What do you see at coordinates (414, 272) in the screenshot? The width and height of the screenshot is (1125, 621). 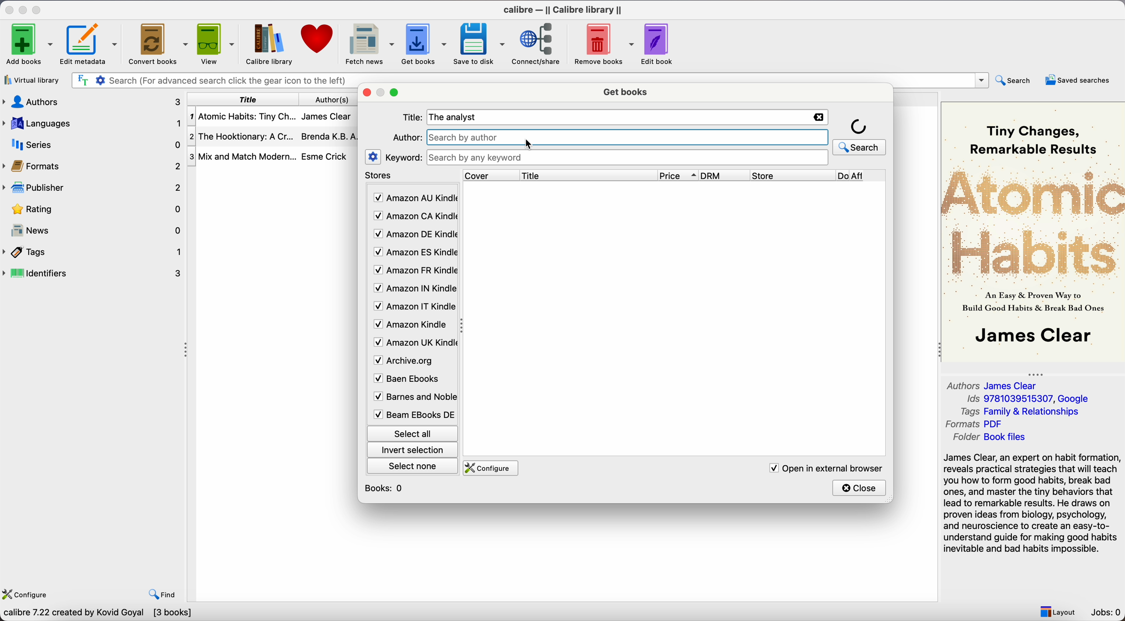 I see `Amazon FR Kindle` at bounding box center [414, 272].